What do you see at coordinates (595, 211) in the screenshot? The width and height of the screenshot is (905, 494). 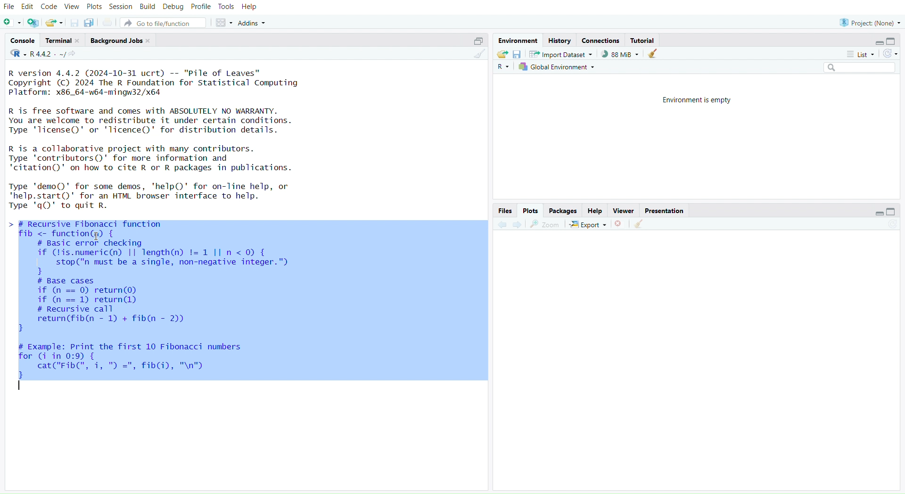 I see `help` at bounding box center [595, 211].